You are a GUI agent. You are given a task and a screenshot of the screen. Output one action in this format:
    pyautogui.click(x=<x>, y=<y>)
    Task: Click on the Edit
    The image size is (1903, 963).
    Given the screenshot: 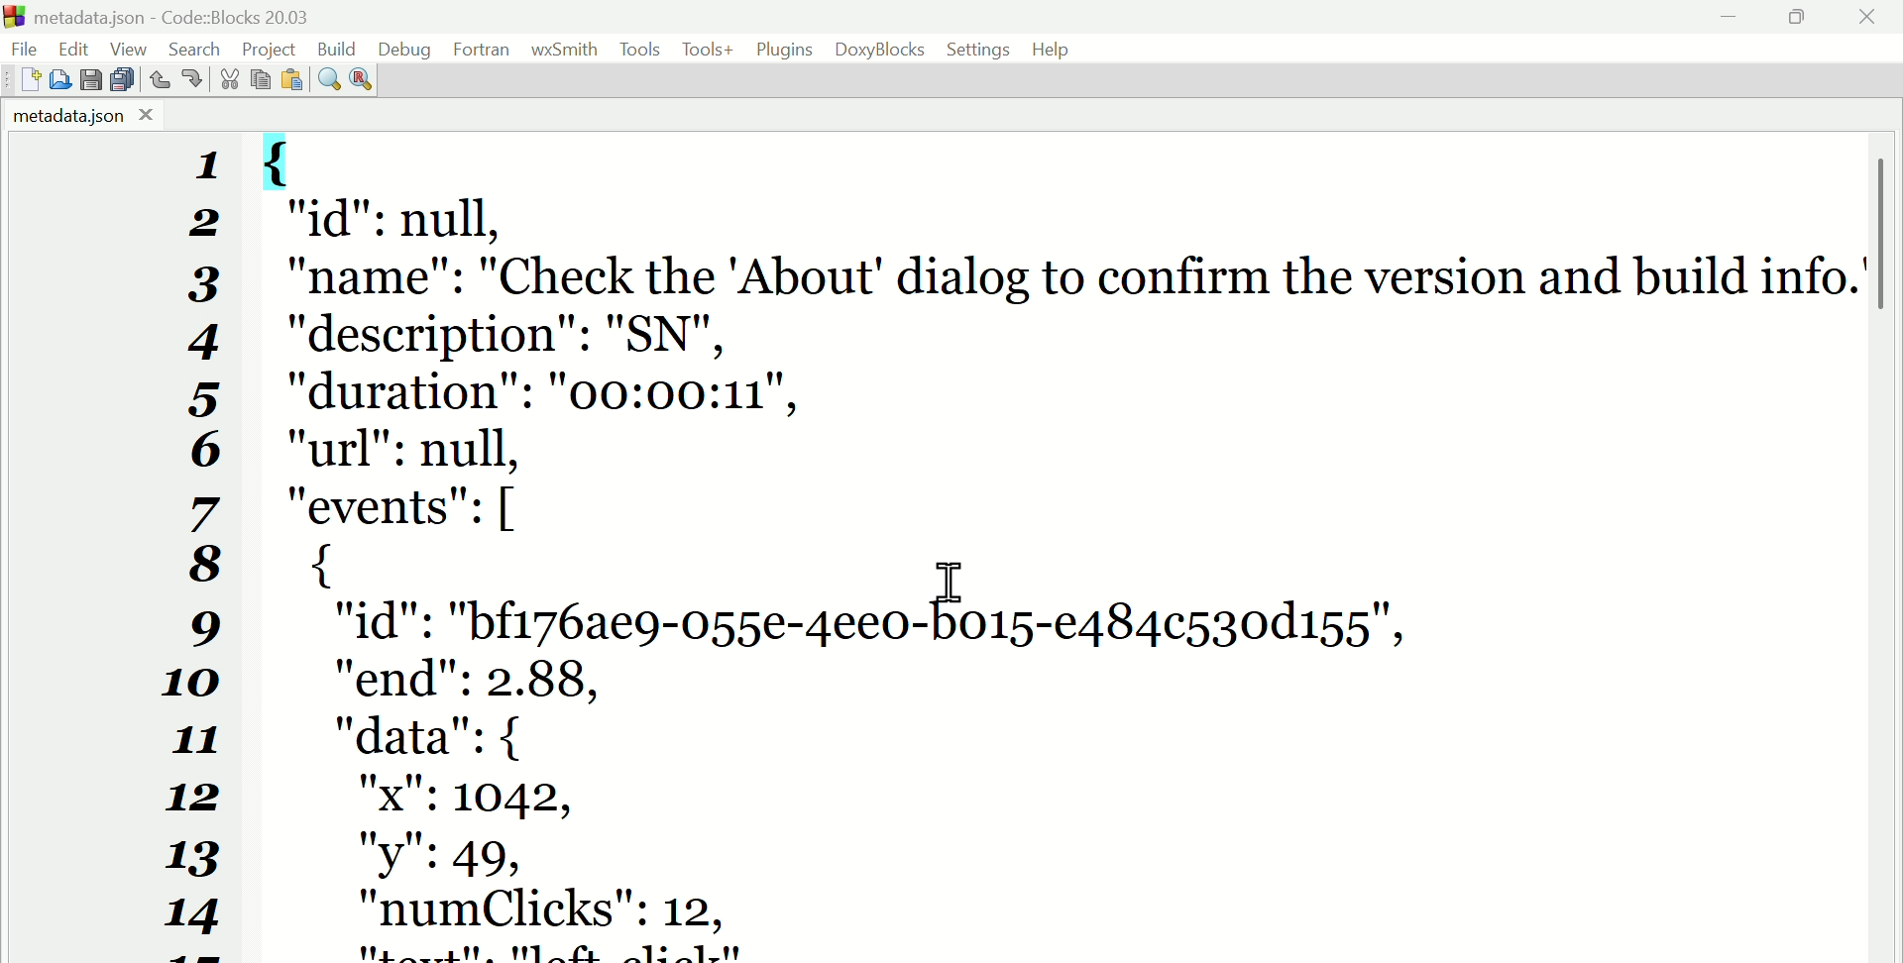 What is the action you would take?
    pyautogui.click(x=75, y=48)
    